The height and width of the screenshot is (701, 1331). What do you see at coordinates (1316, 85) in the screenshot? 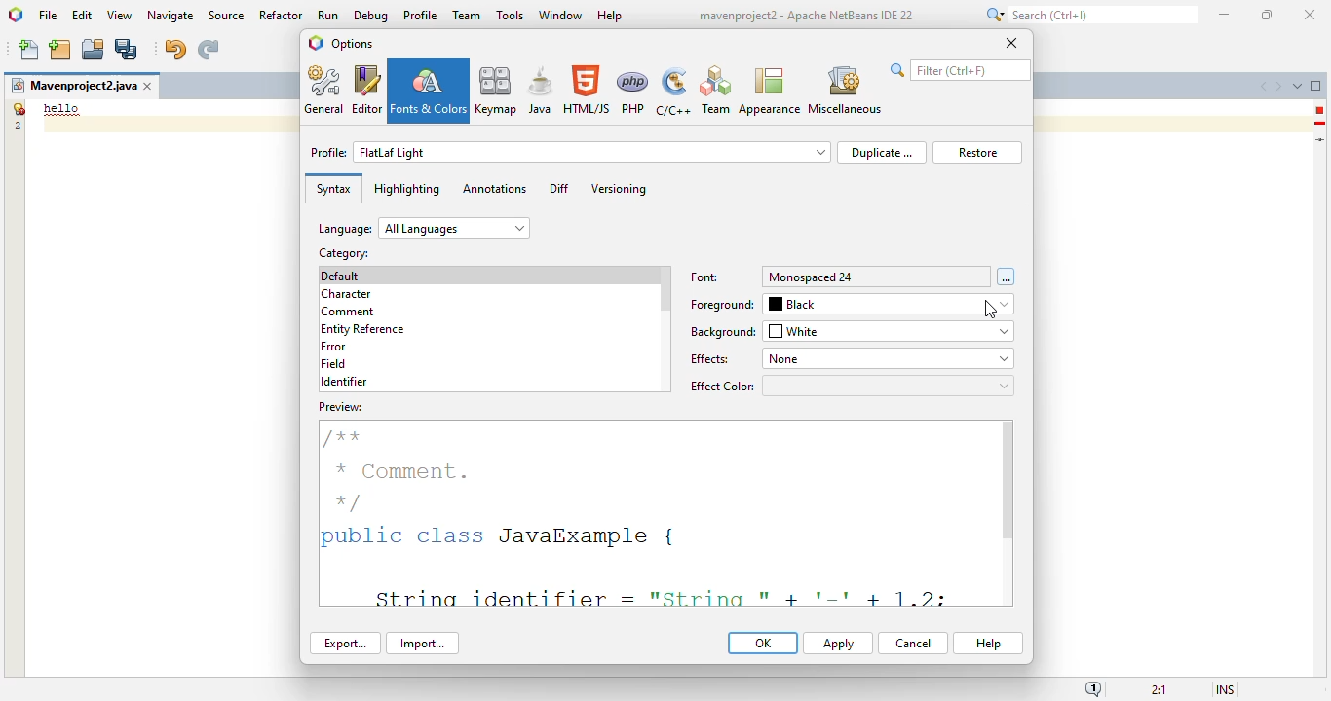
I see `maximize window` at bounding box center [1316, 85].